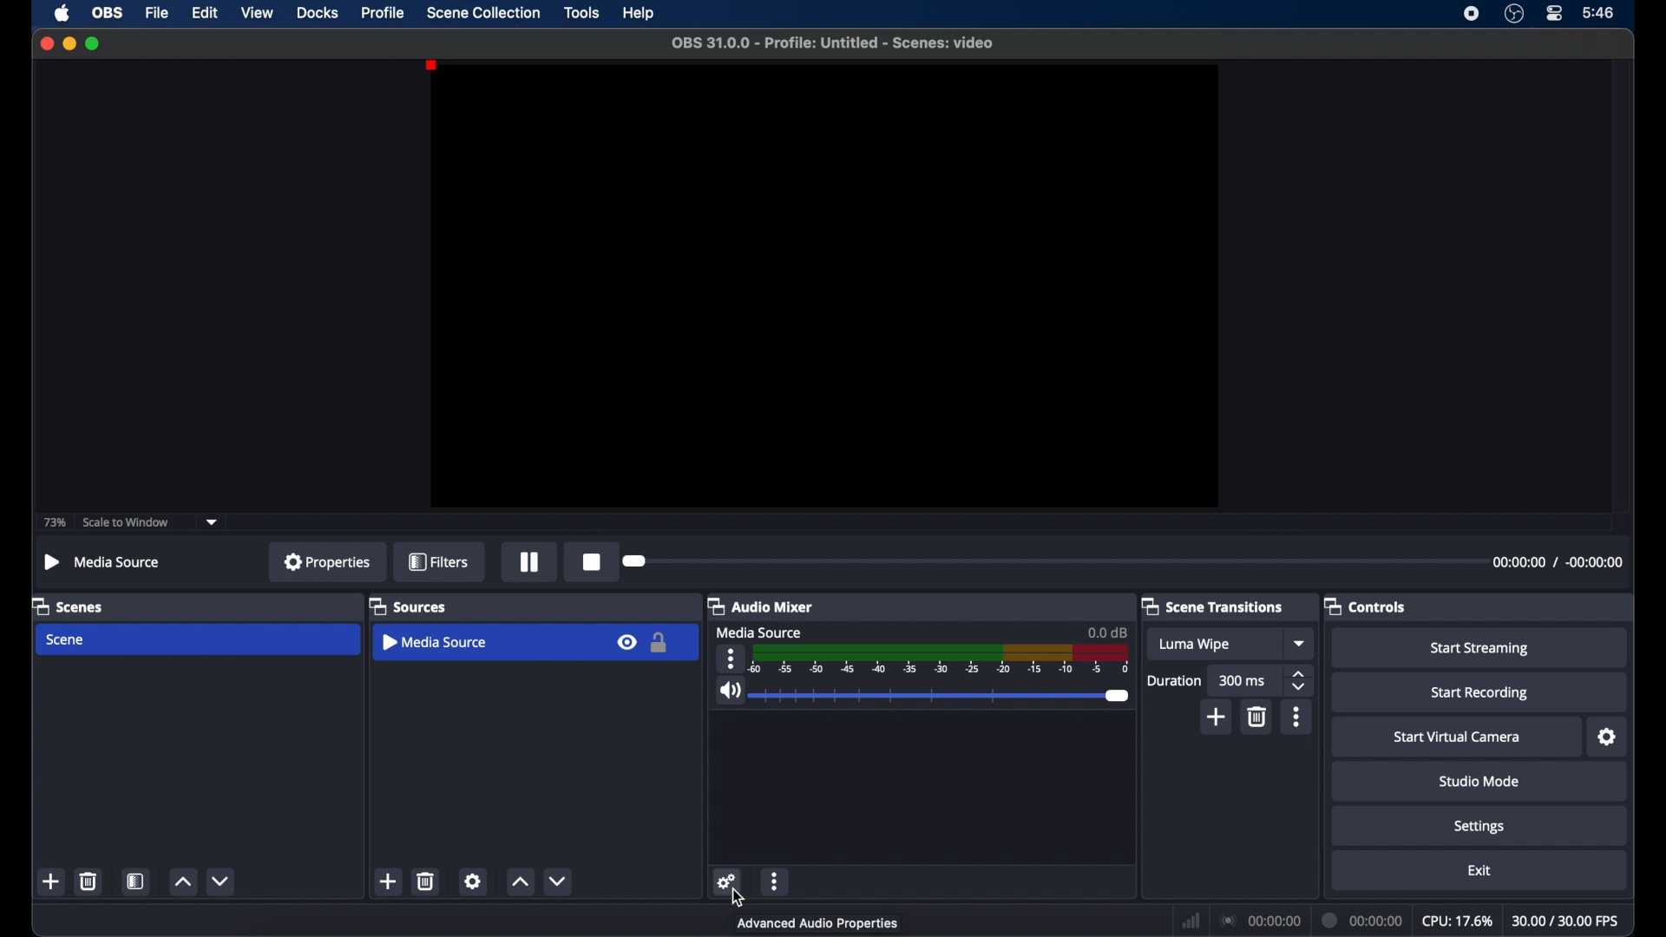 The width and height of the screenshot is (1666, 937). I want to click on settings, so click(1608, 737).